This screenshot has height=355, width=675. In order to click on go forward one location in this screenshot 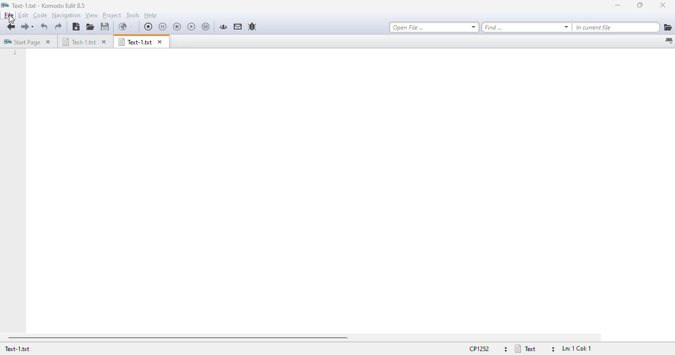, I will do `click(24, 28)`.